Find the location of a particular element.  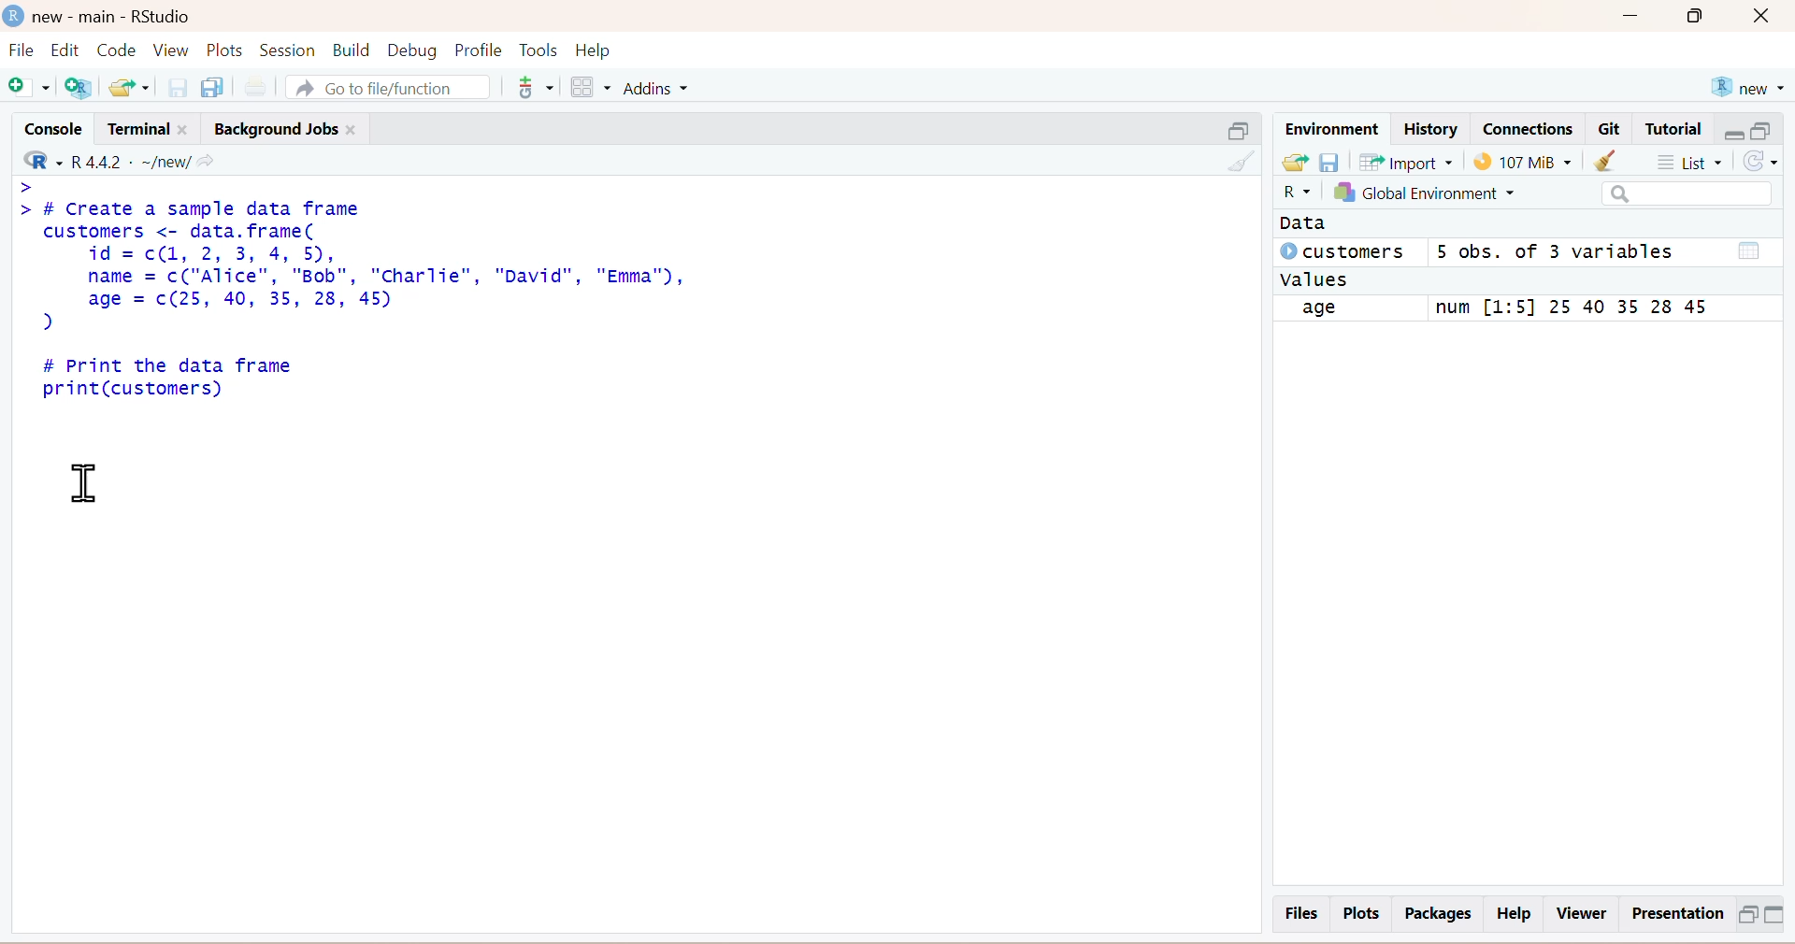

Tutorial is located at coordinates (1676, 129).